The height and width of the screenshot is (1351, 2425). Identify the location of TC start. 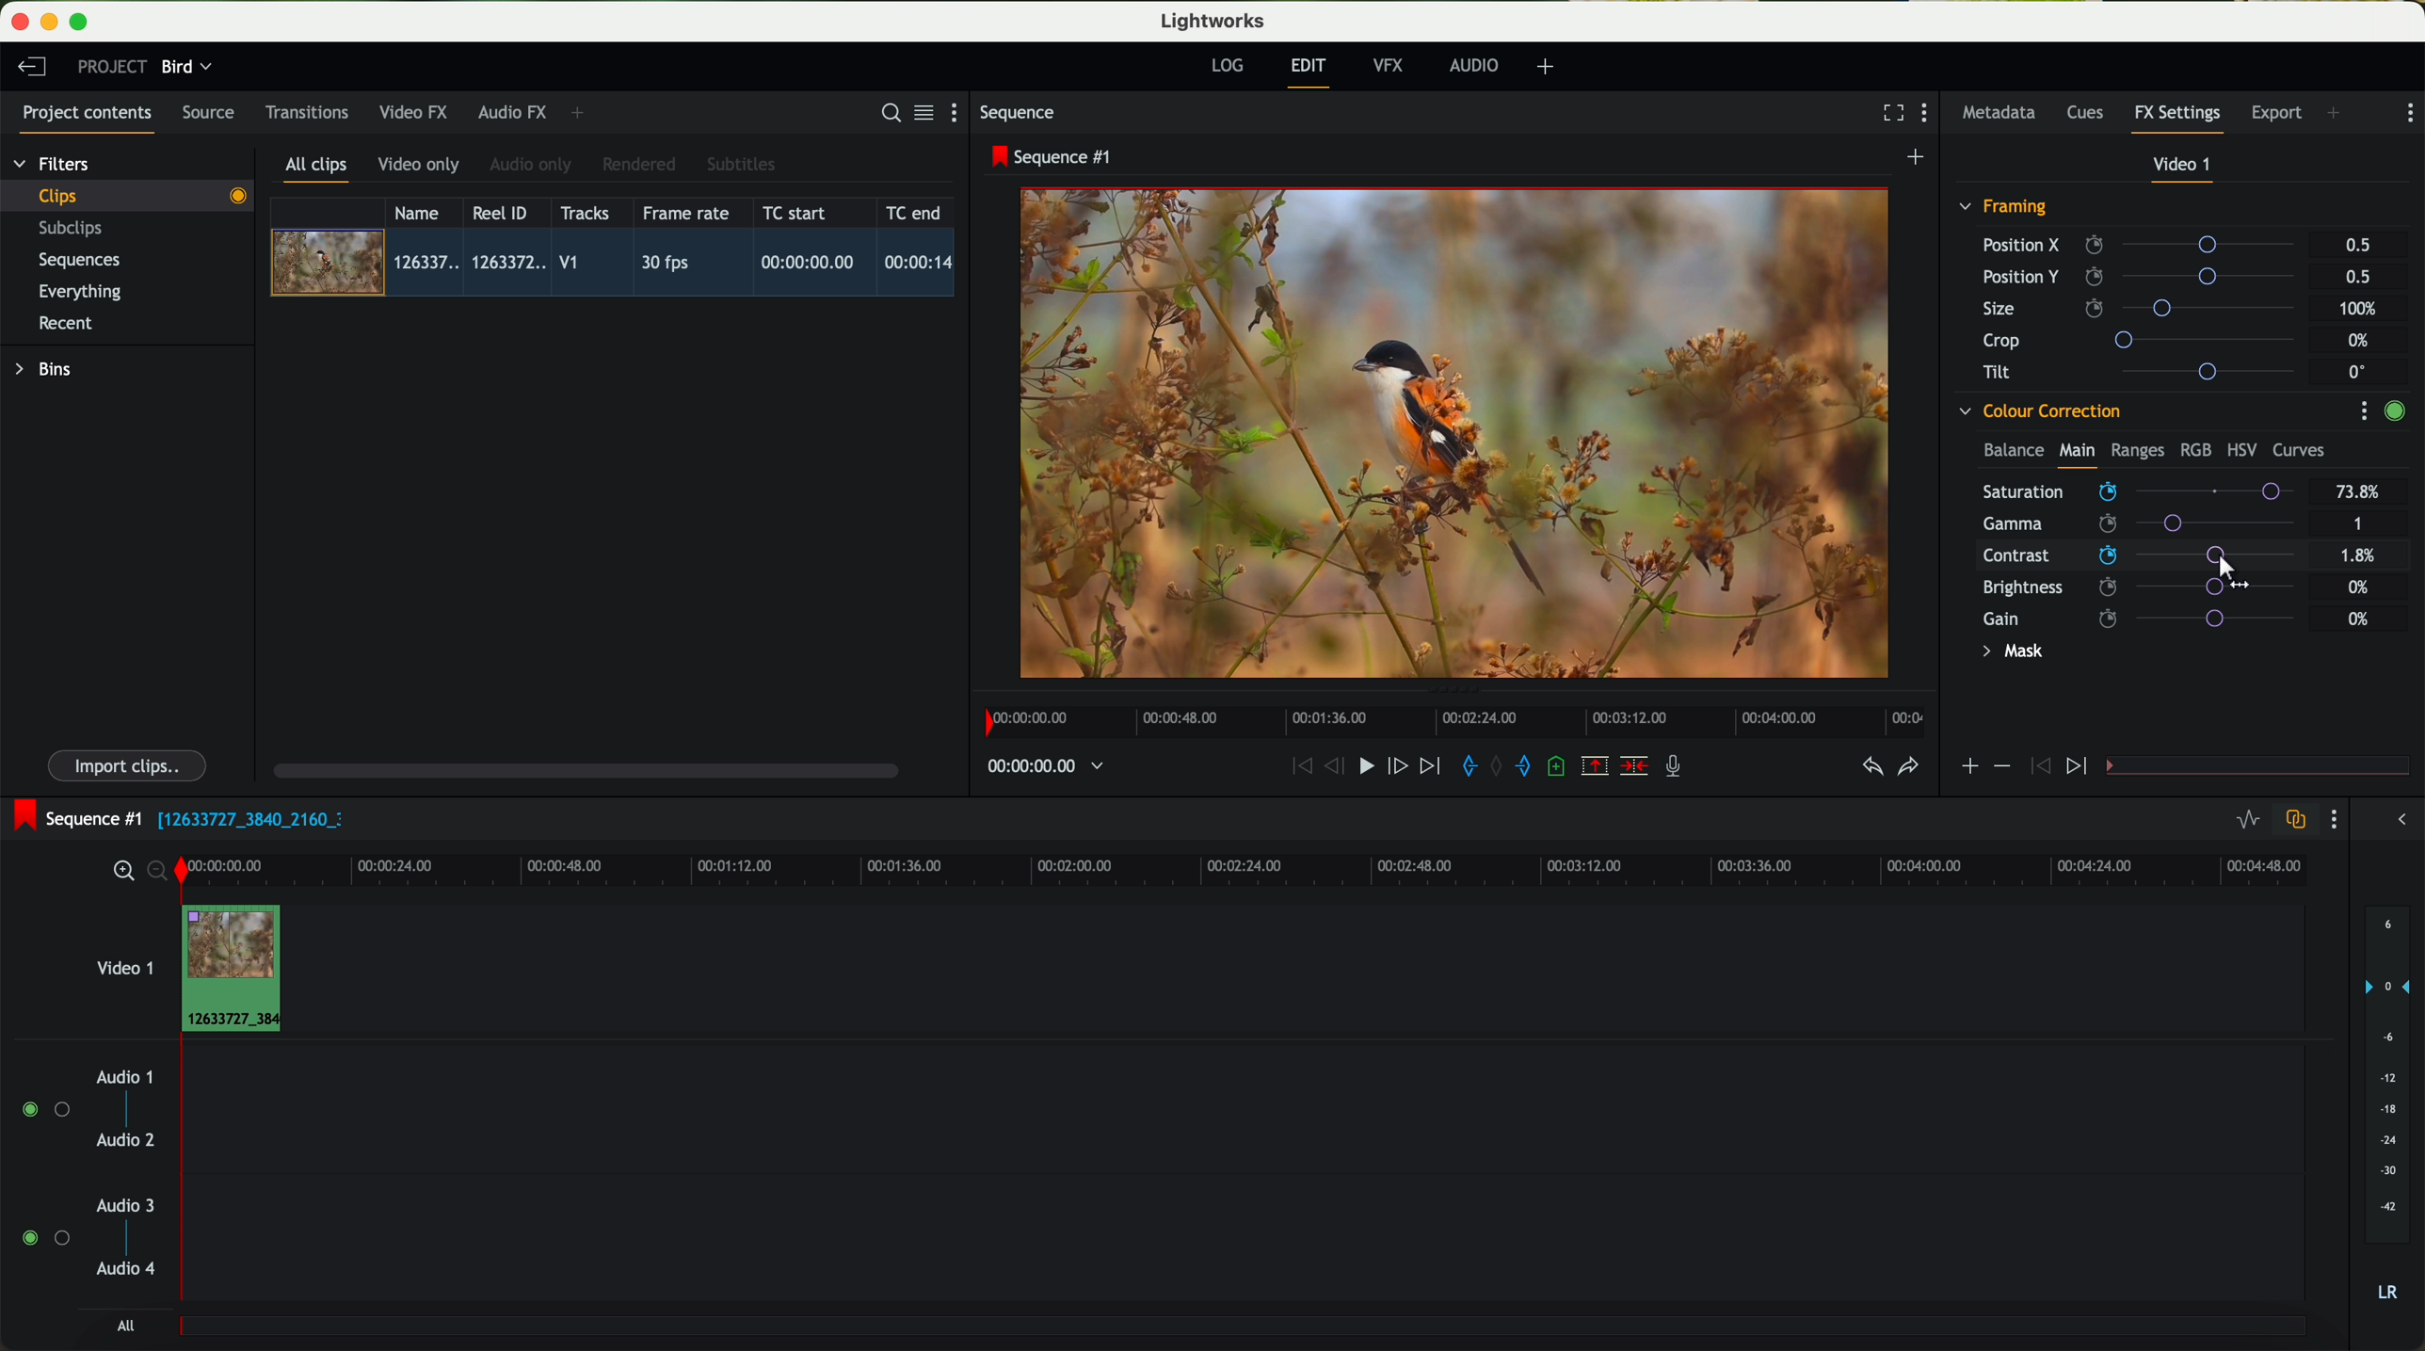
(796, 212).